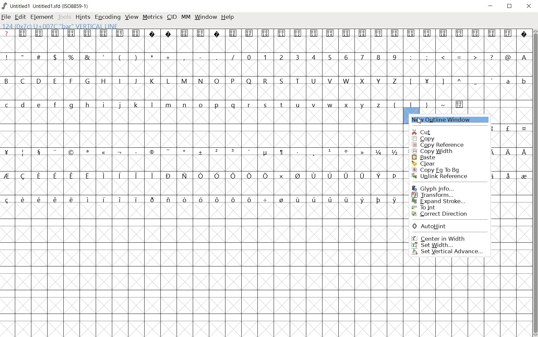  What do you see at coordinates (515, 129) in the screenshot?
I see `special symbols` at bounding box center [515, 129].